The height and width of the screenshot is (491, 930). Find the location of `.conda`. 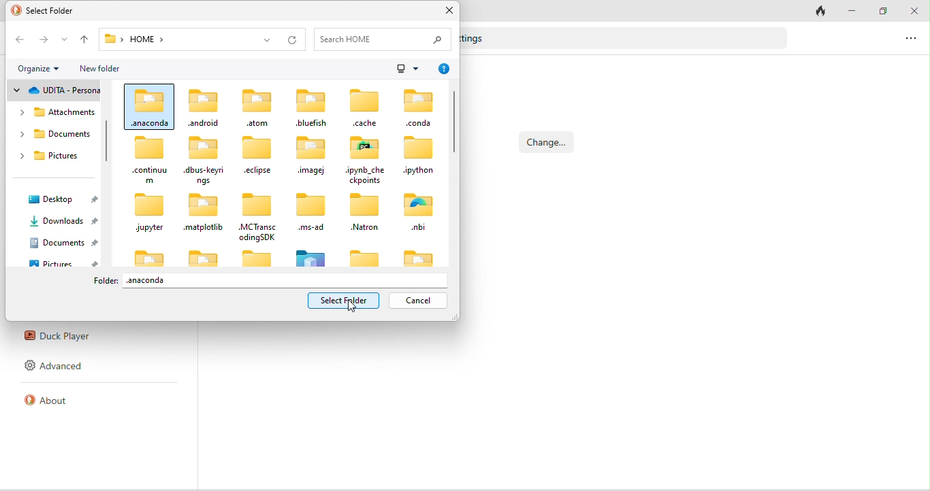

.conda is located at coordinates (419, 107).